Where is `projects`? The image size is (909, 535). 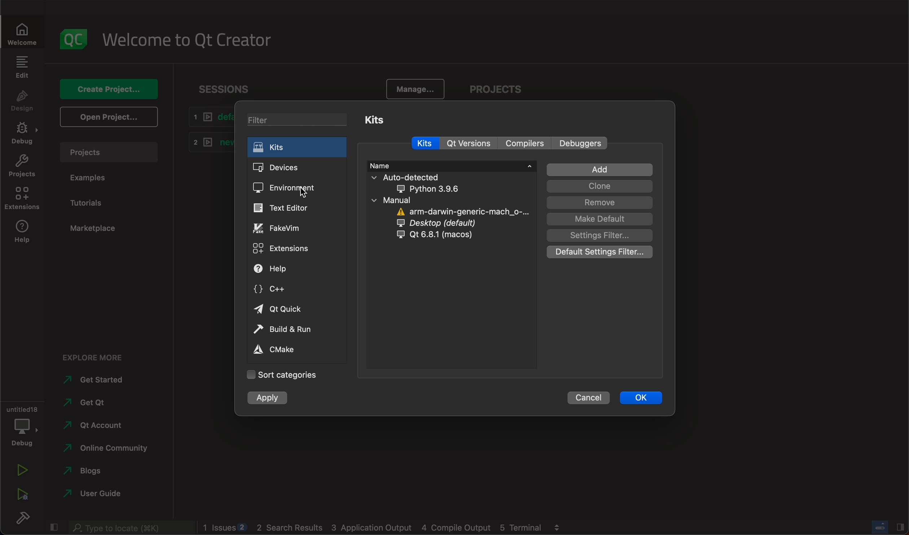
projects is located at coordinates (519, 88).